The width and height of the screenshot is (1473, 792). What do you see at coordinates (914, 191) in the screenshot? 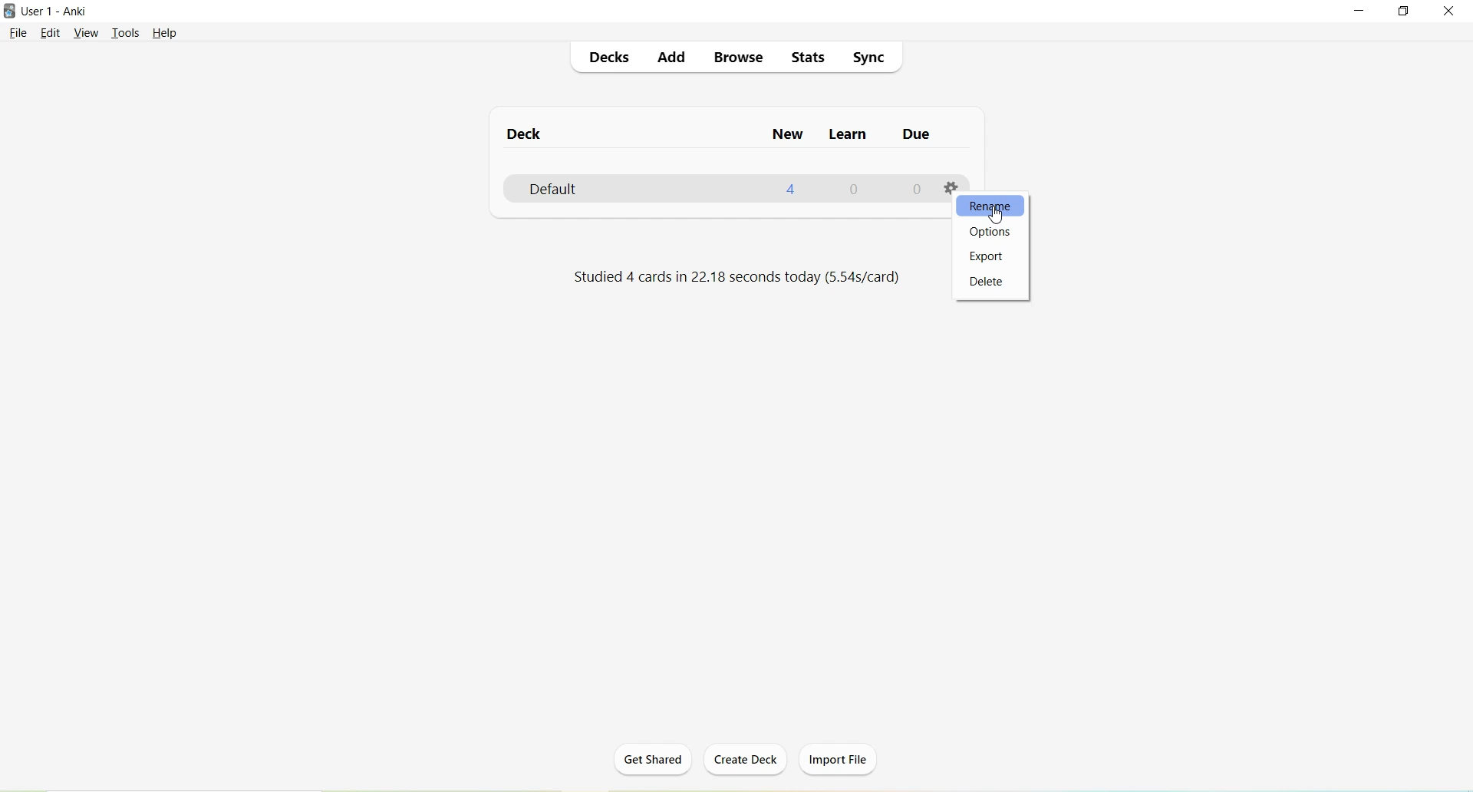
I see `0` at bounding box center [914, 191].